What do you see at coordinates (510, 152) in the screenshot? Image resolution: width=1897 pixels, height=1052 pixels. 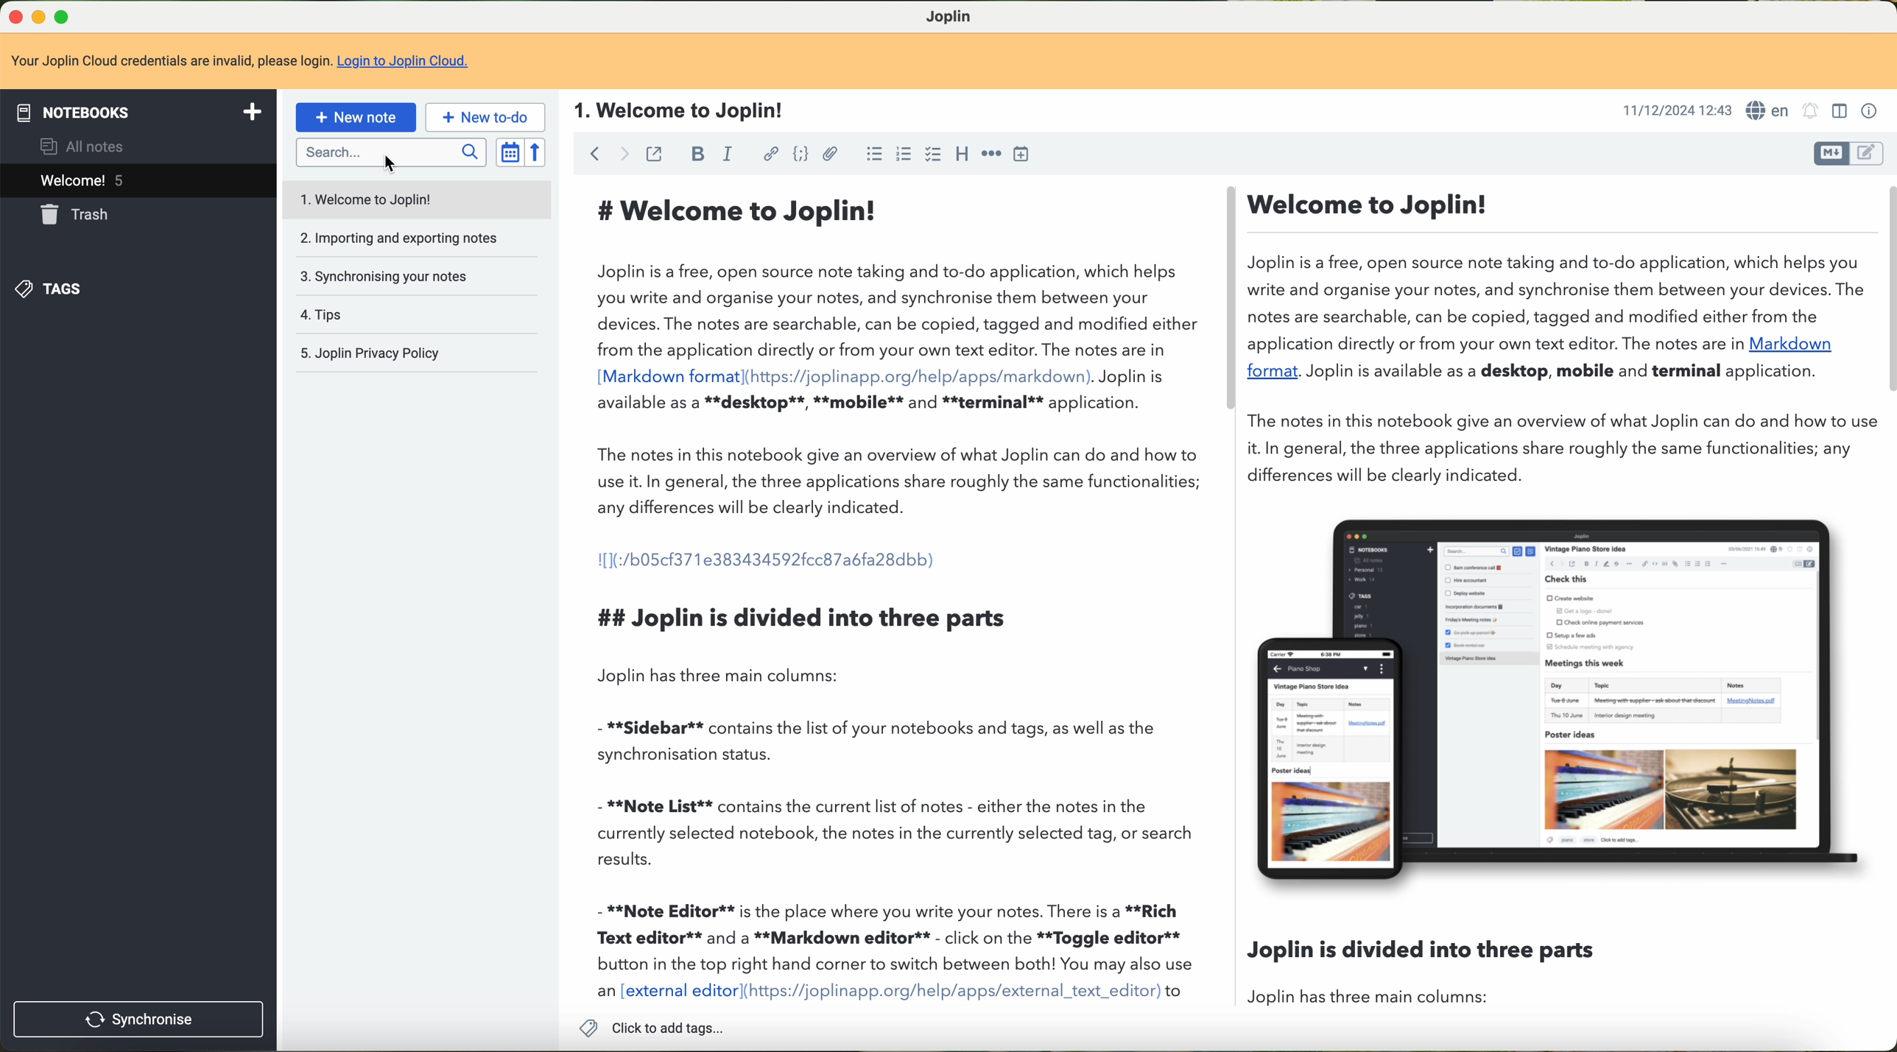 I see `toggle sort order field` at bounding box center [510, 152].